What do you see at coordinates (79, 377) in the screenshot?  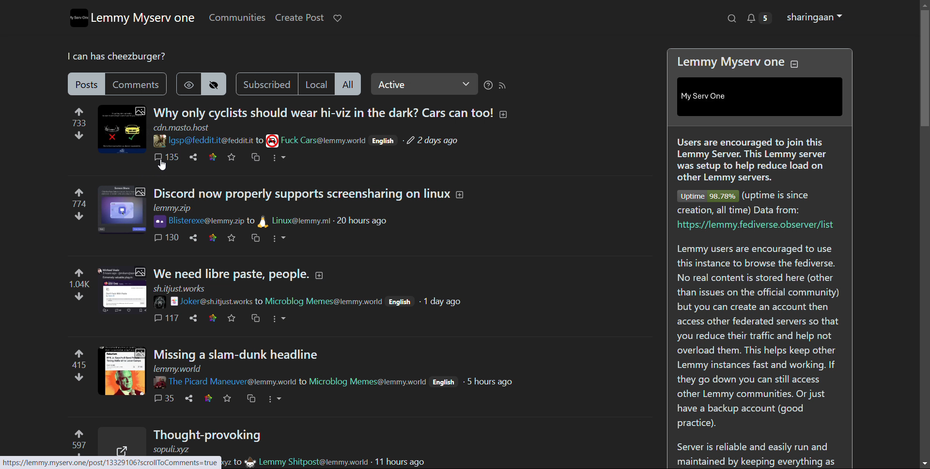 I see `downvote` at bounding box center [79, 377].